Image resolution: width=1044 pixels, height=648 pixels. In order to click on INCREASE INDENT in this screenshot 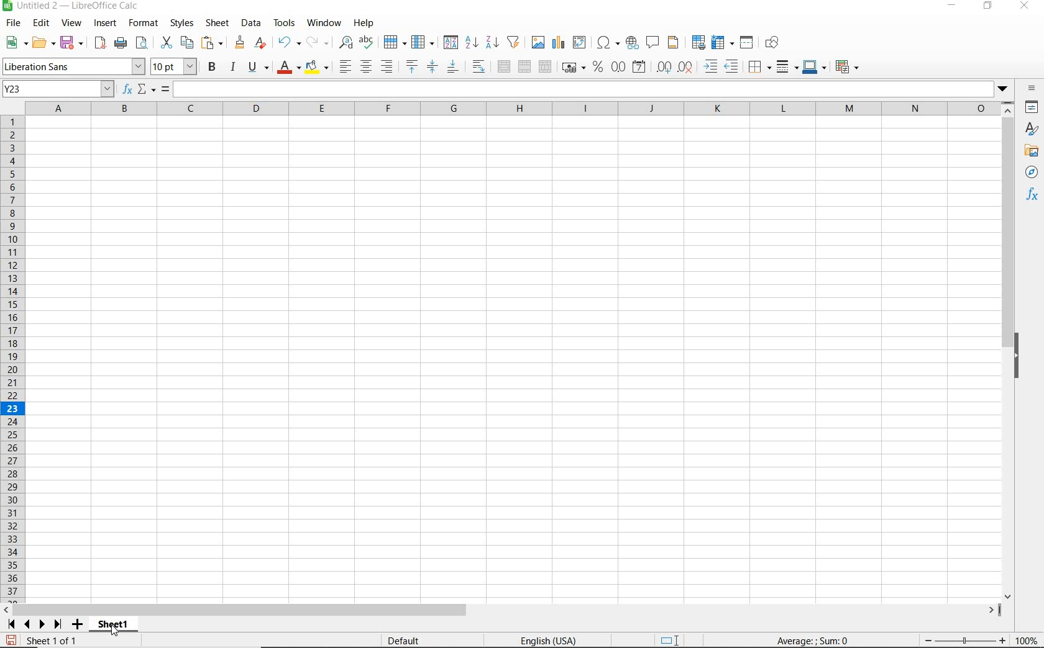, I will do `click(711, 68)`.